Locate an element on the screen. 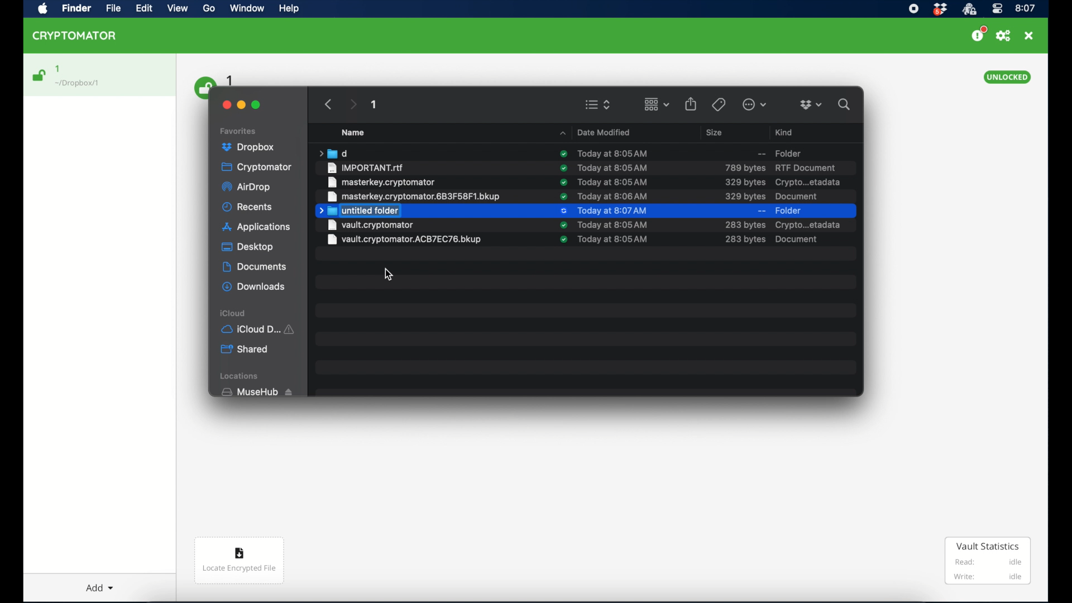  Name is located at coordinates (360, 132).